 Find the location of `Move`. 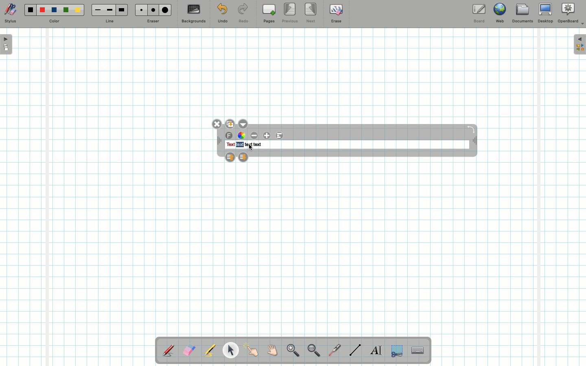

Move is located at coordinates (219, 142).